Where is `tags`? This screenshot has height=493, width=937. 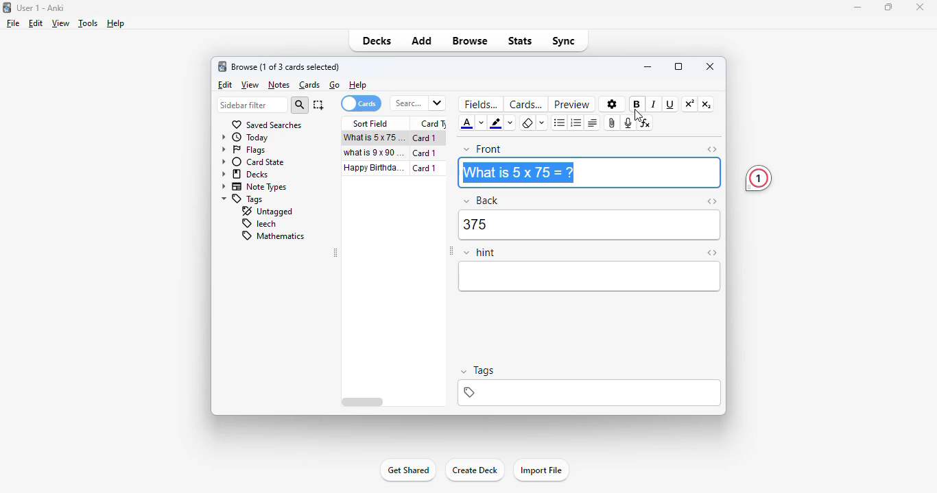
tags is located at coordinates (243, 200).